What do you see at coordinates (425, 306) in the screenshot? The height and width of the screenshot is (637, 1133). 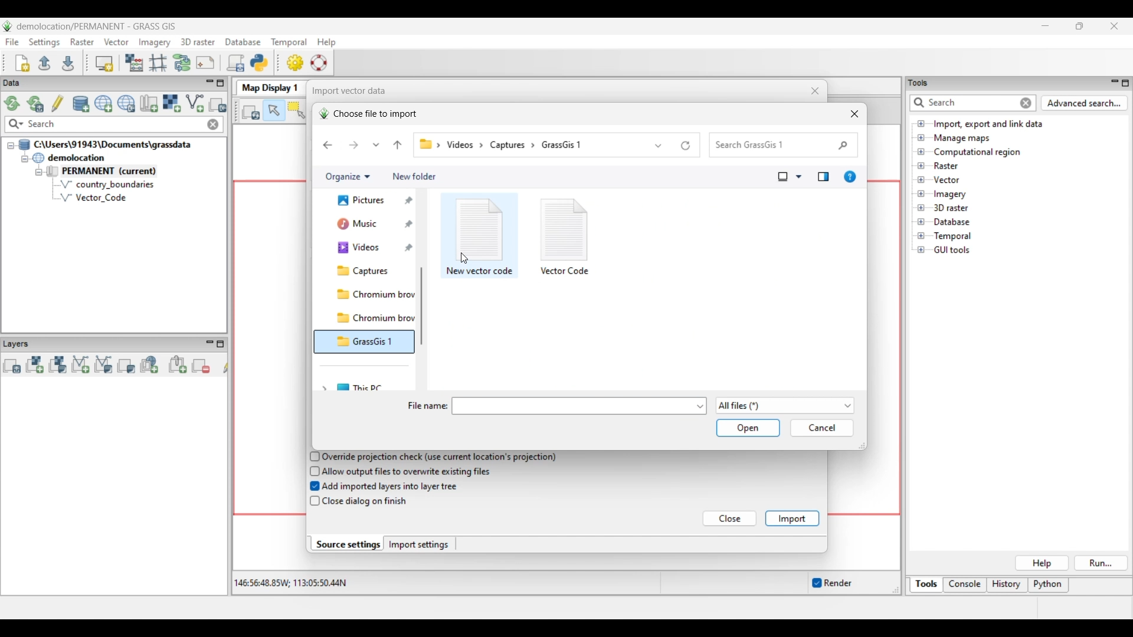 I see `scroll bar` at bounding box center [425, 306].